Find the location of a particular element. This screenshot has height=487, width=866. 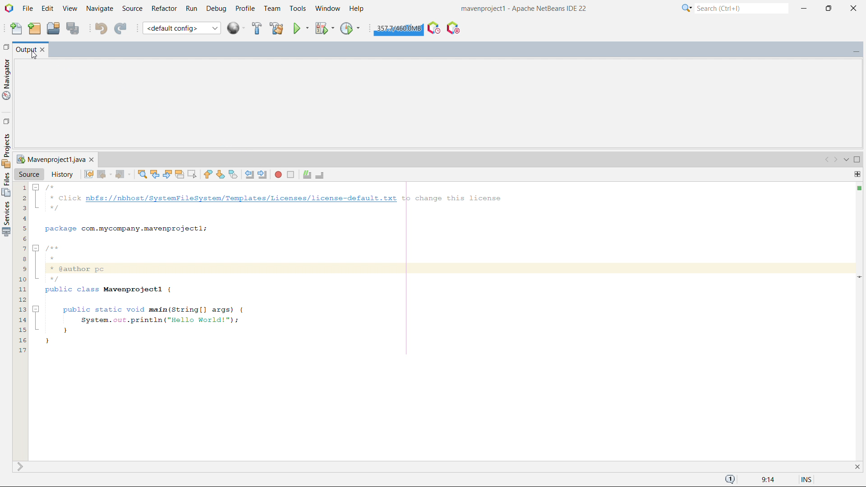

find next occurance is located at coordinates (167, 174).